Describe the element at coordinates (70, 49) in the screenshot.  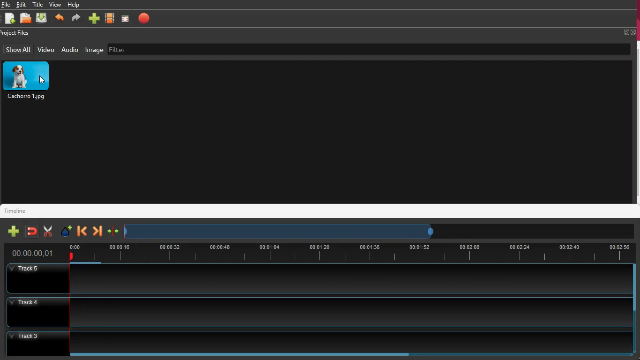
I see `audio` at that location.